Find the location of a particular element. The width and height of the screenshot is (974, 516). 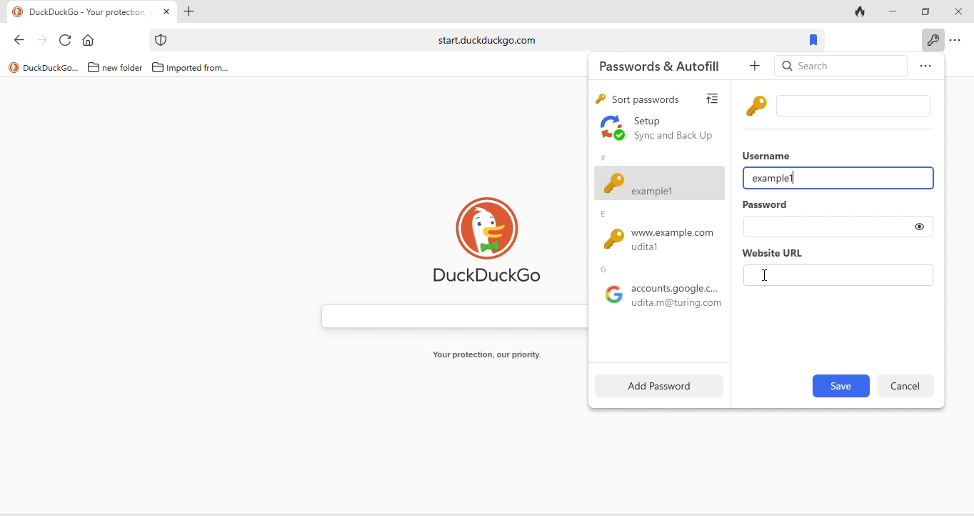

back is located at coordinates (19, 41).